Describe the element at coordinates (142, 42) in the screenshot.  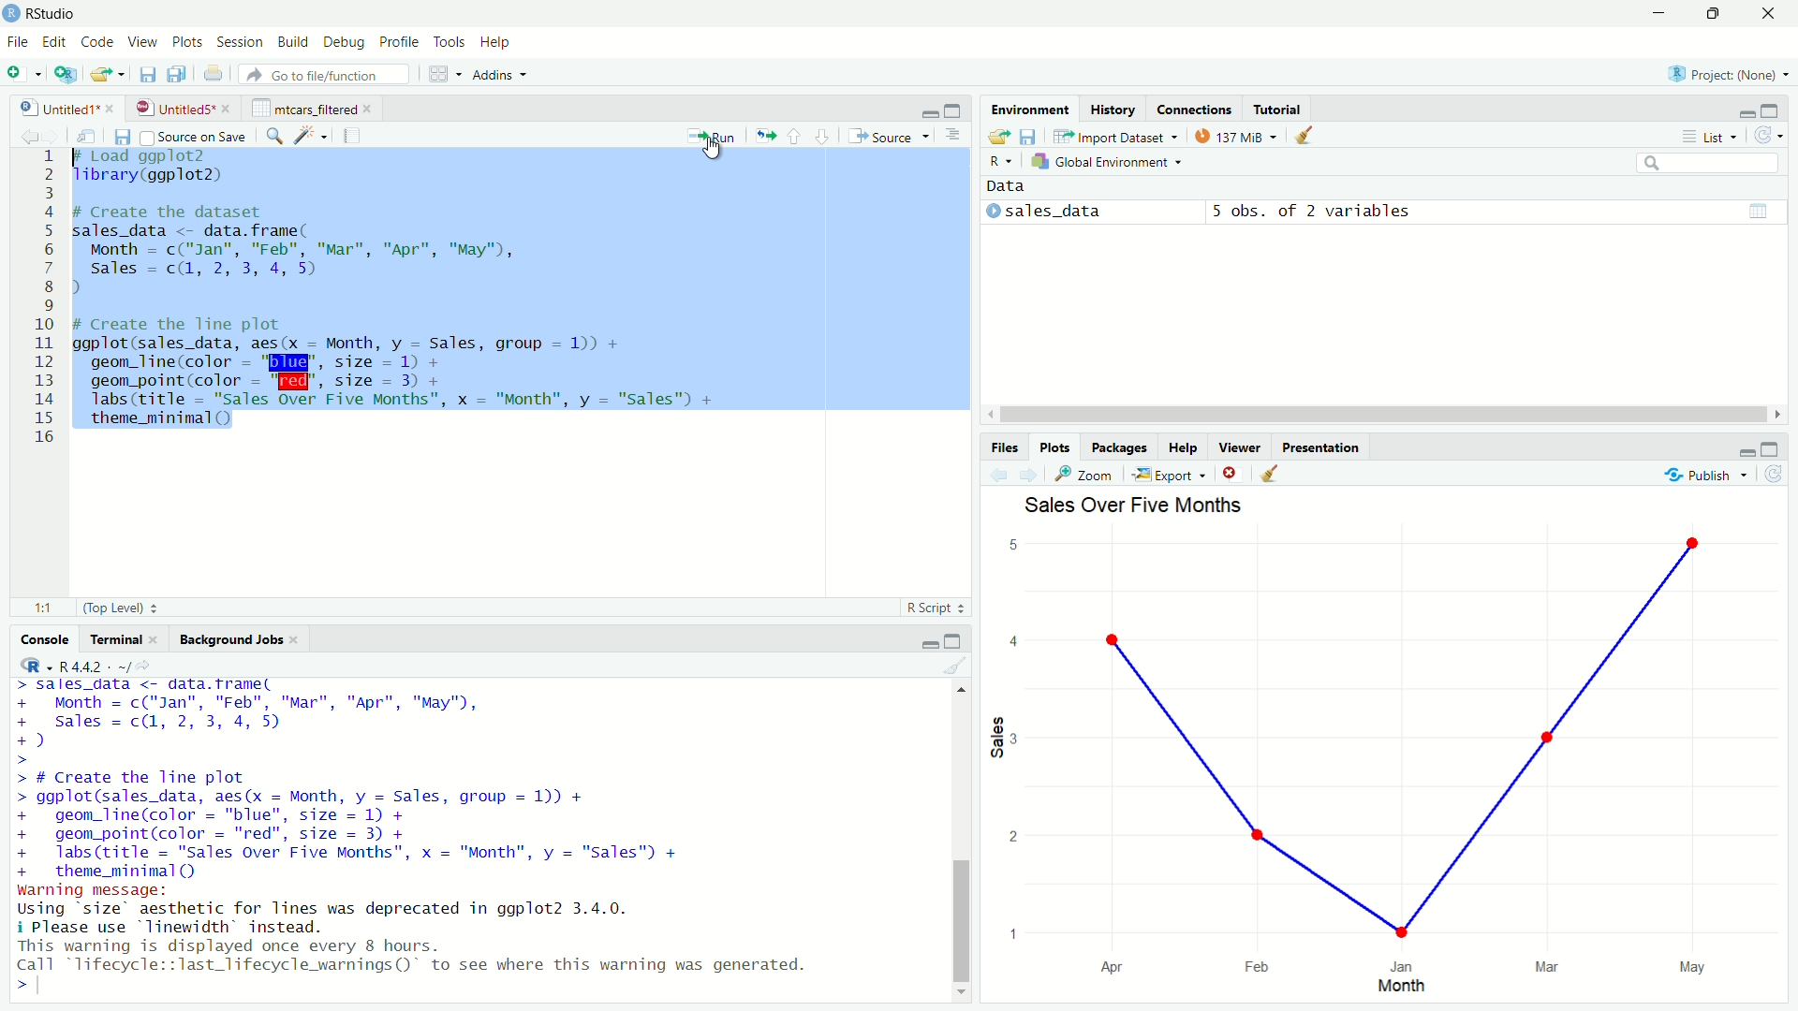
I see `view` at that location.